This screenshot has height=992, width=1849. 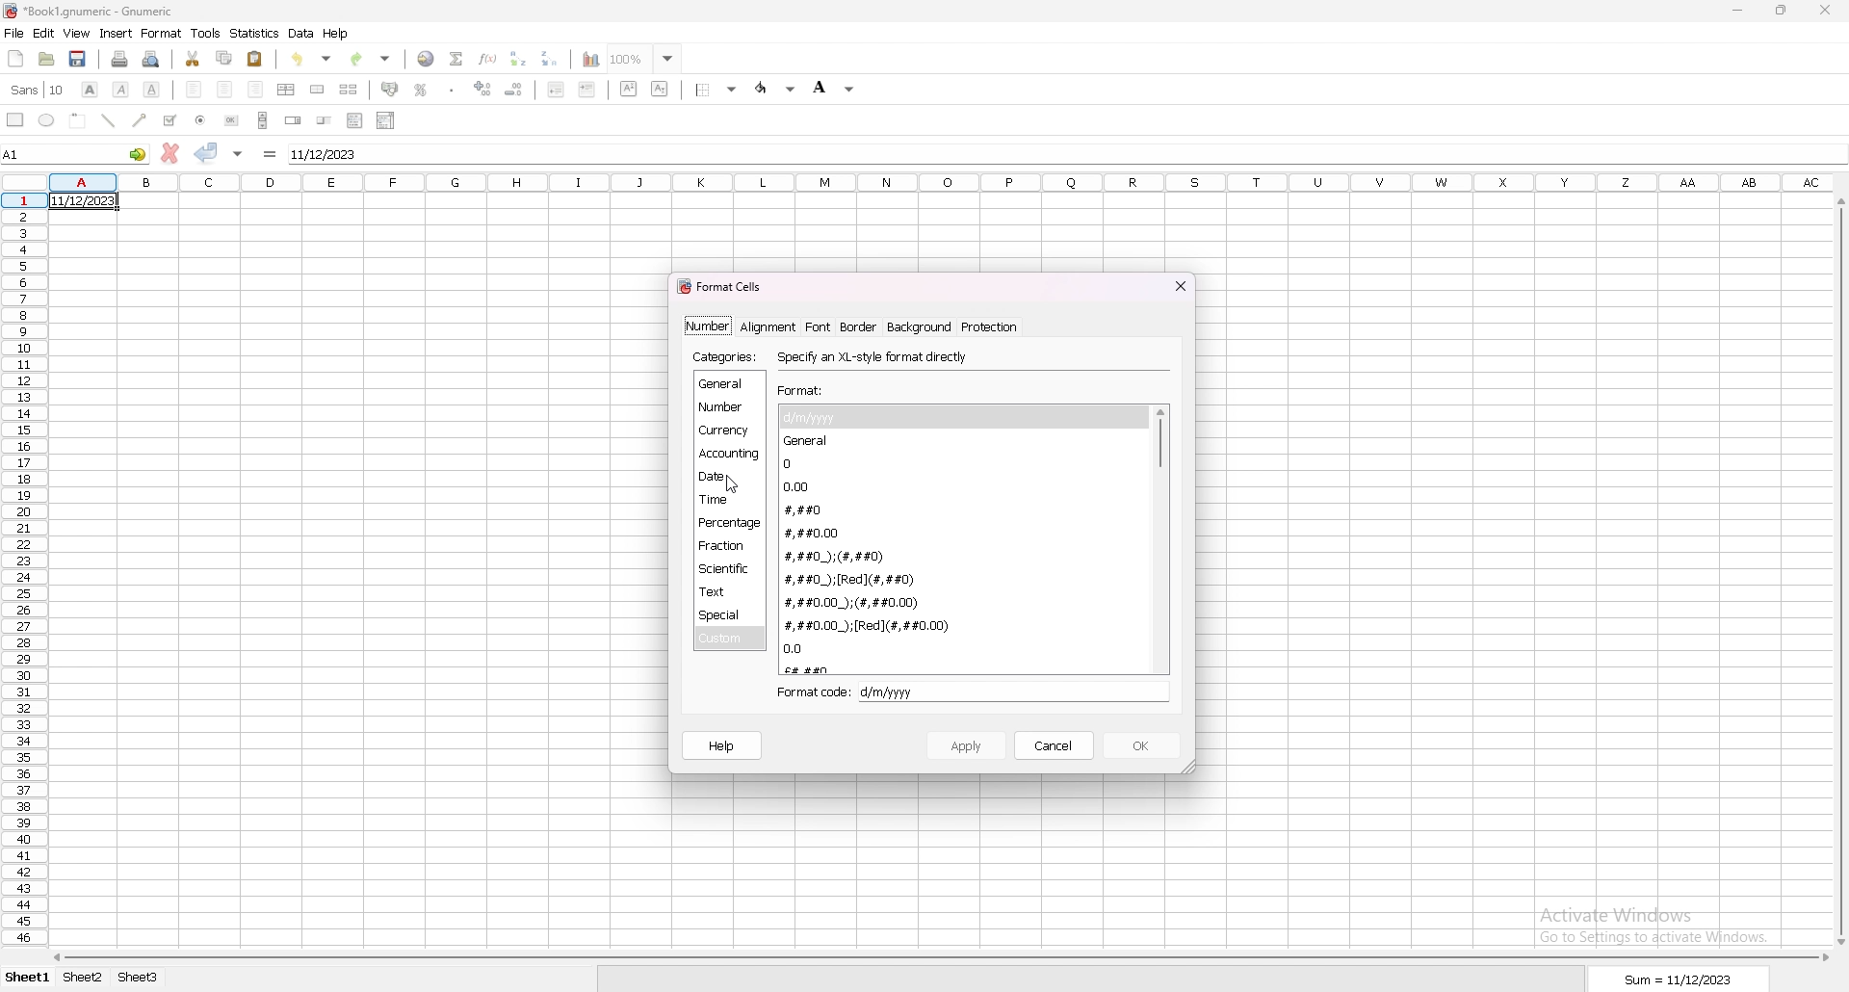 What do you see at coordinates (14, 120) in the screenshot?
I see `rectangle` at bounding box center [14, 120].